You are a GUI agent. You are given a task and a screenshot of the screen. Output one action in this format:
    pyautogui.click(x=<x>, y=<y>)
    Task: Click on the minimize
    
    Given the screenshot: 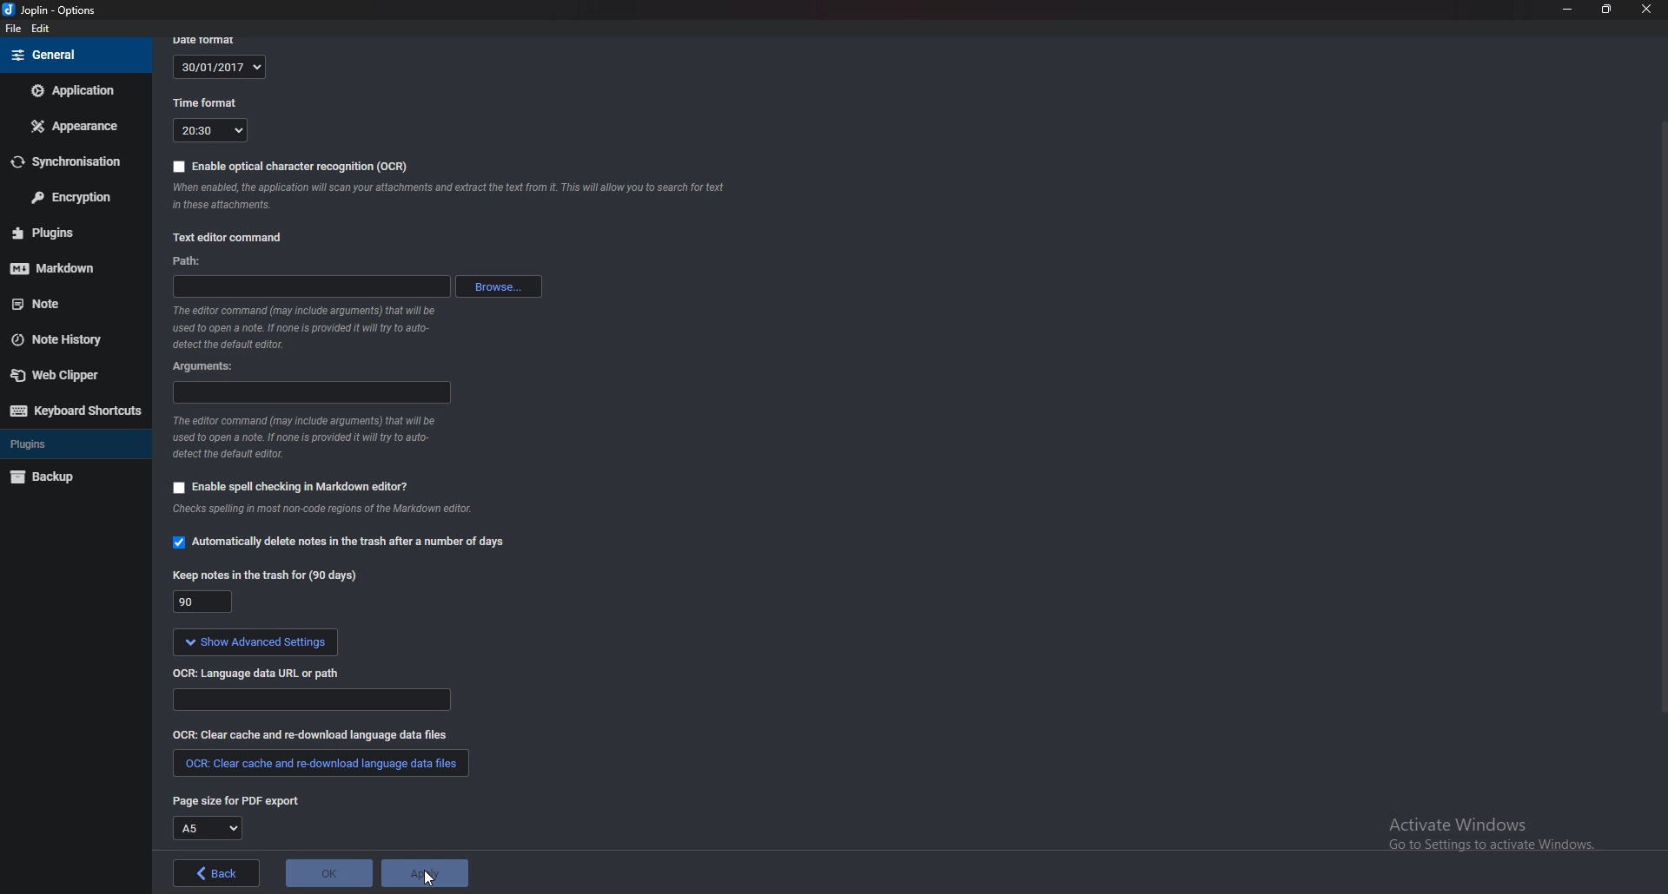 What is the action you would take?
    pyautogui.click(x=1567, y=11)
    